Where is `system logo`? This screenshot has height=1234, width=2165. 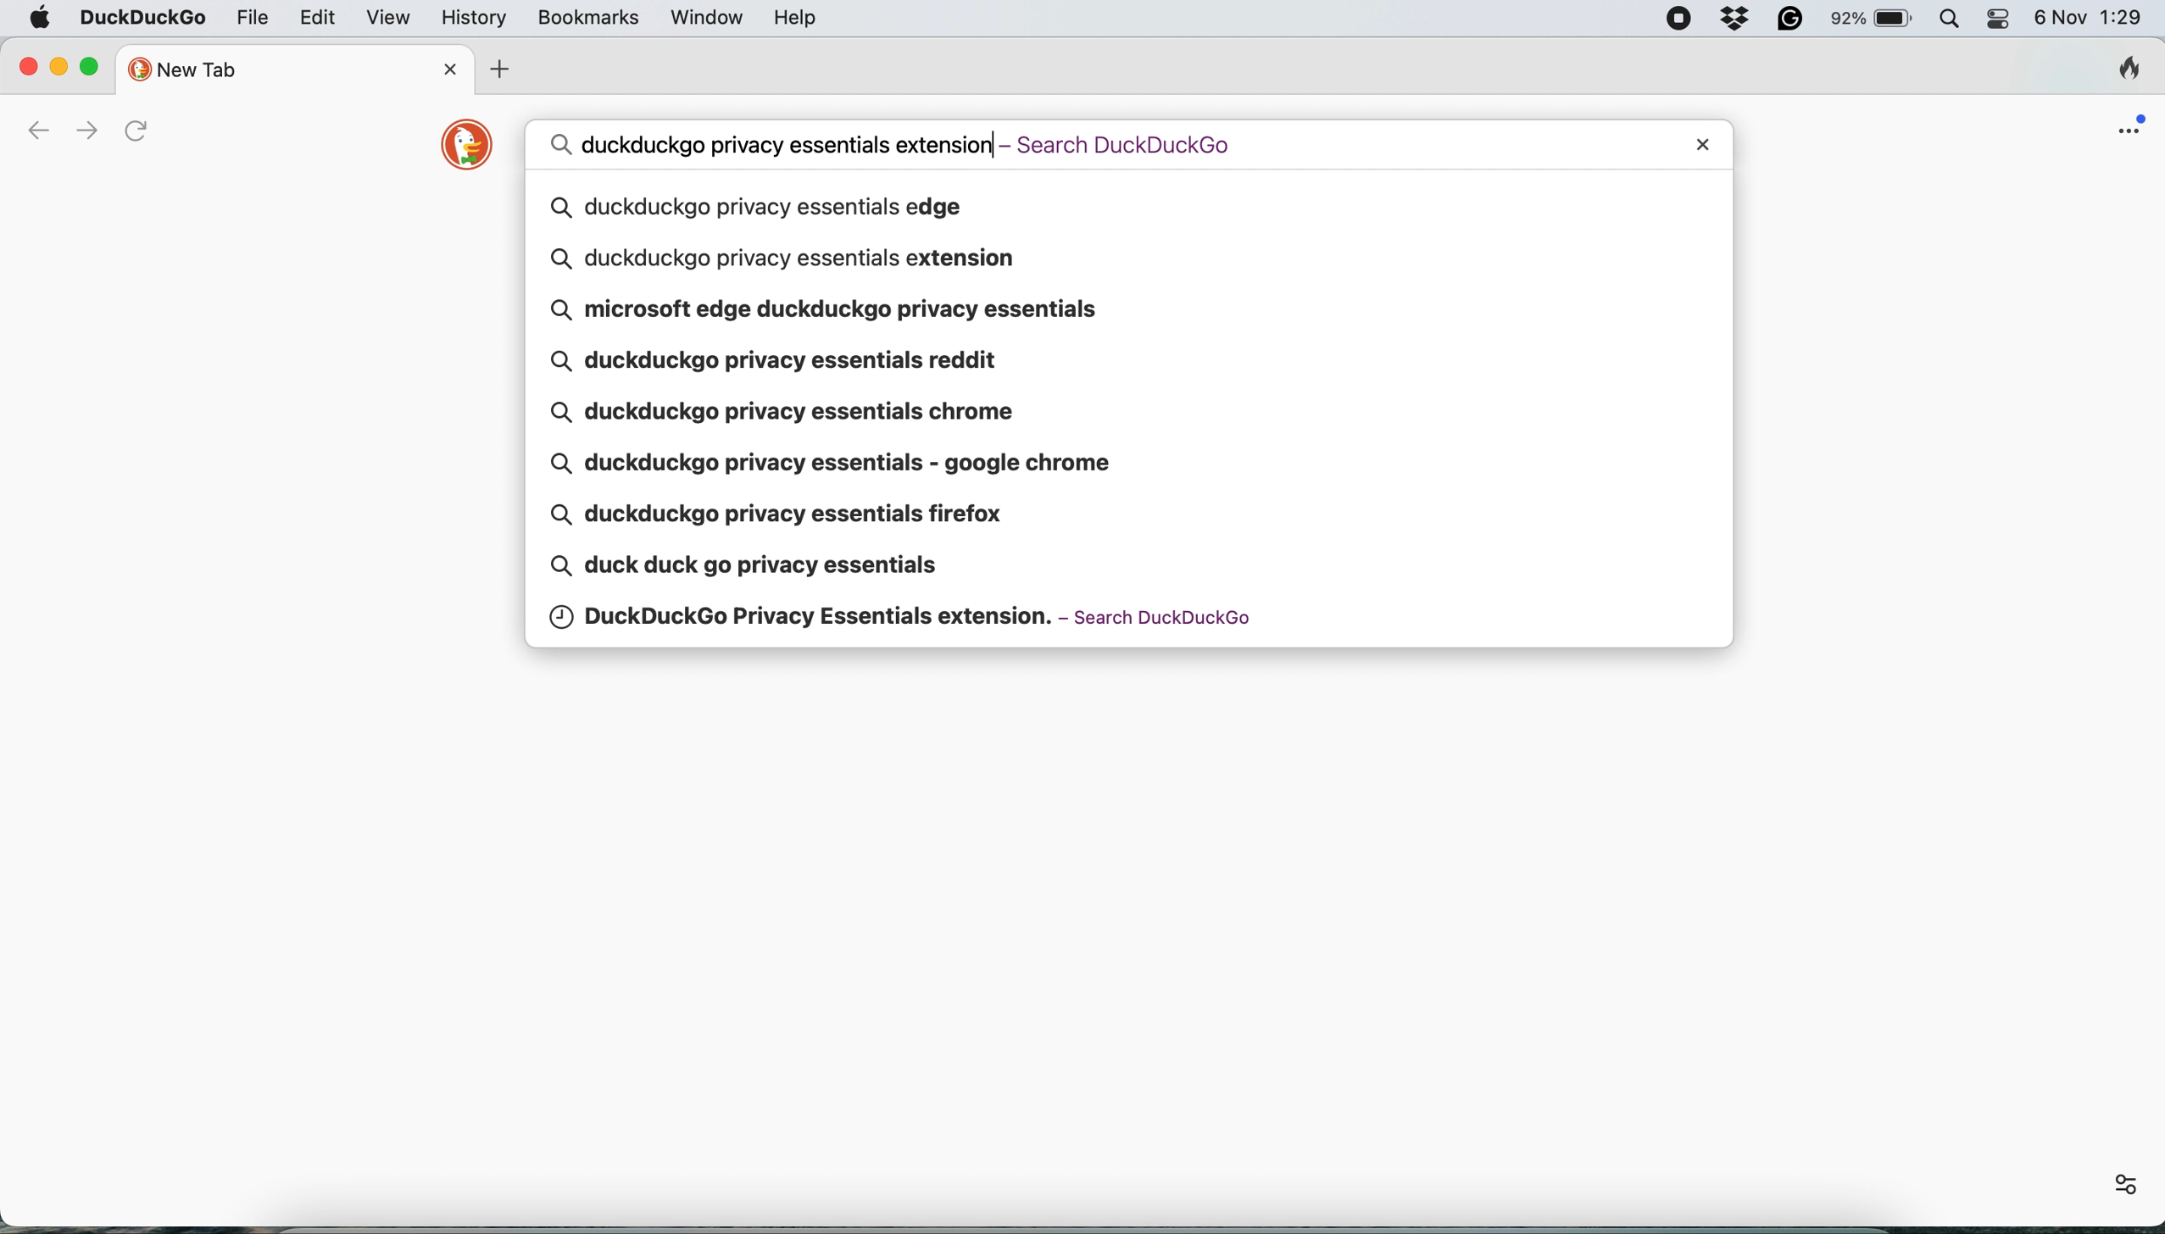 system logo is located at coordinates (41, 18).